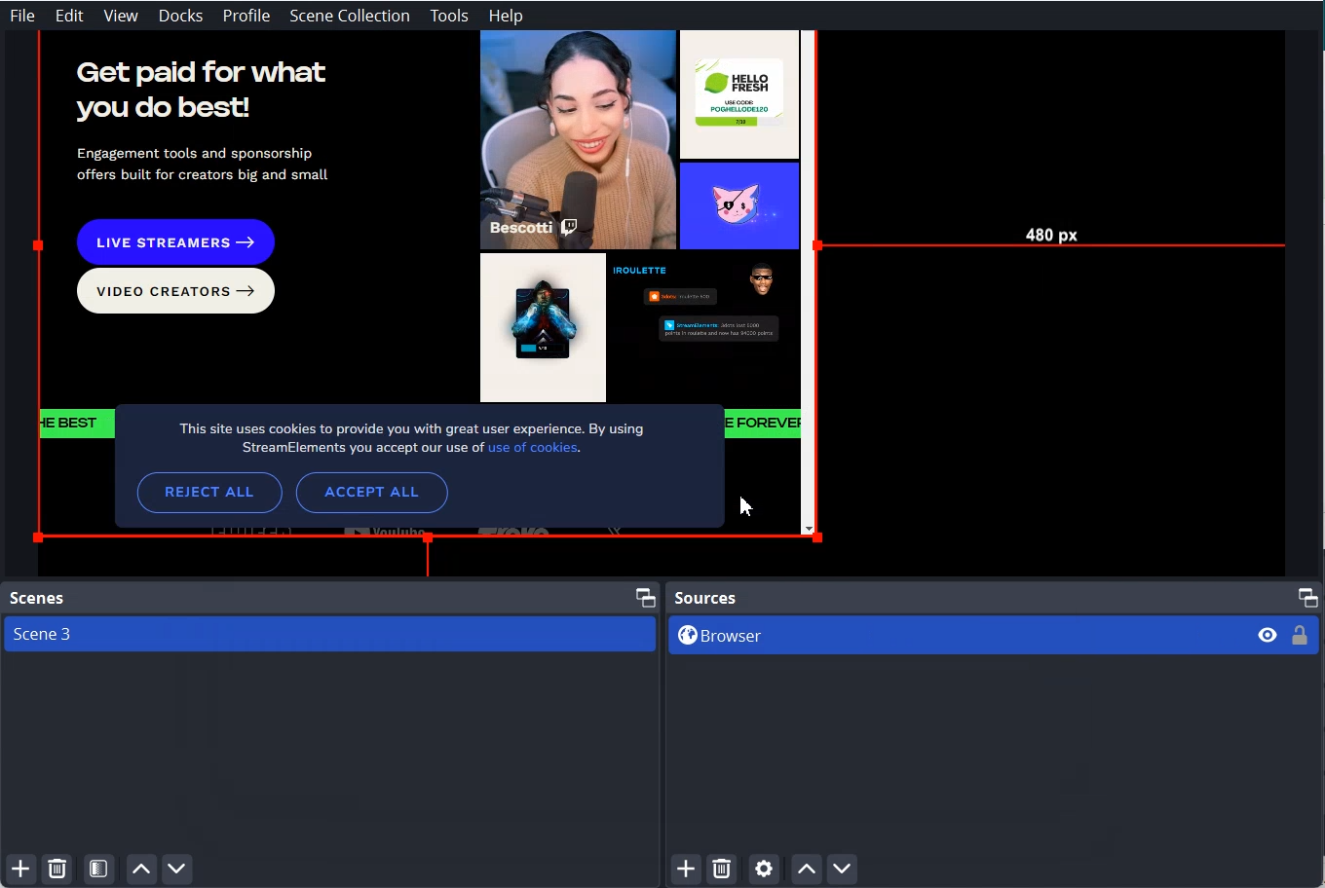 Image resolution: width=1325 pixels, height=888 pixels. Describe the element at coordinates (449, 17) in the screenshot. I see `Tools` at that location.